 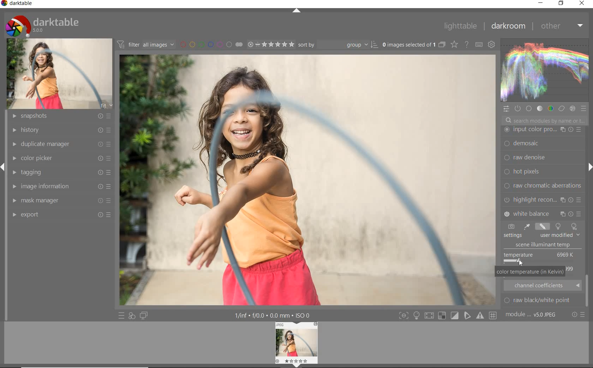 I want to click on color, so click(x=550, y=108).